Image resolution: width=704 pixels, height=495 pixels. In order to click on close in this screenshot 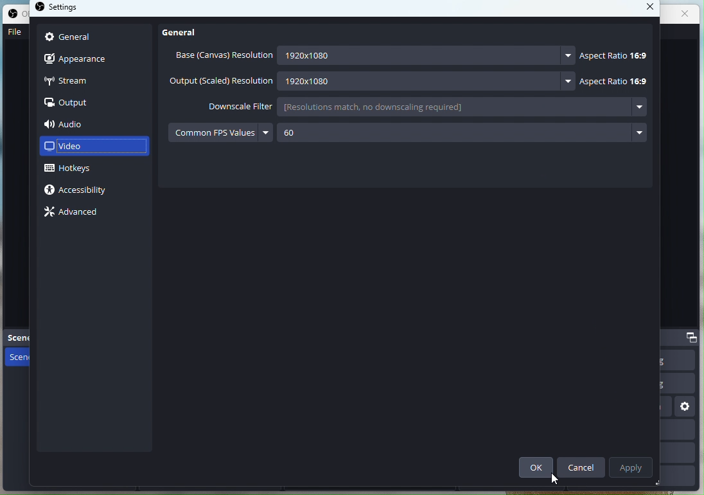, I will do `click(647, 8)`.